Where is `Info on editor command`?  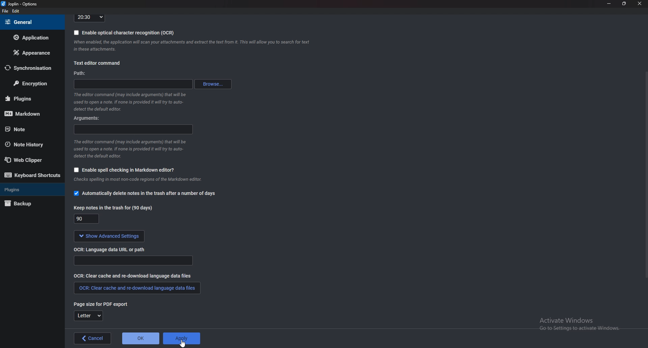 Info on editor command is located at coordinates (130, 149).